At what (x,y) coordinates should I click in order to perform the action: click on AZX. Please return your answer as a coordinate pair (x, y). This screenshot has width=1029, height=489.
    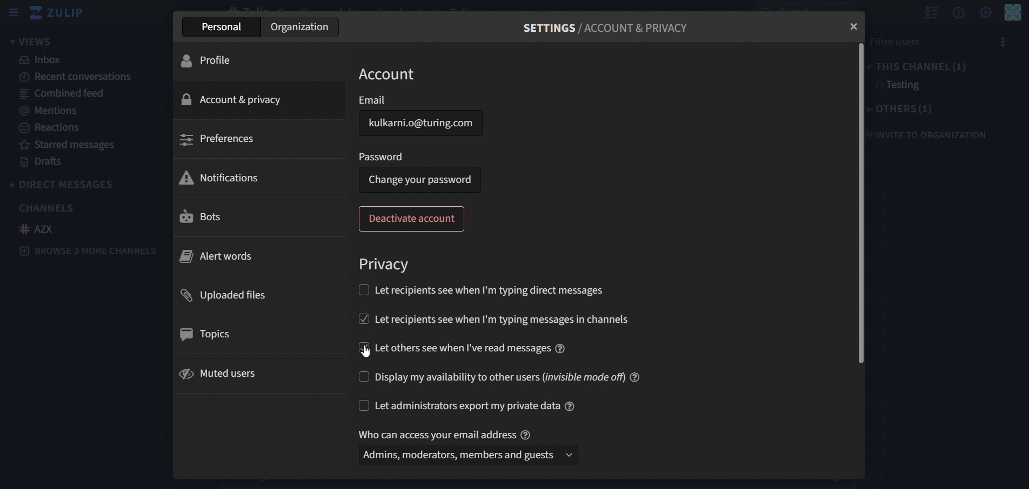
    Looking at the image, I should click on (41, 229).